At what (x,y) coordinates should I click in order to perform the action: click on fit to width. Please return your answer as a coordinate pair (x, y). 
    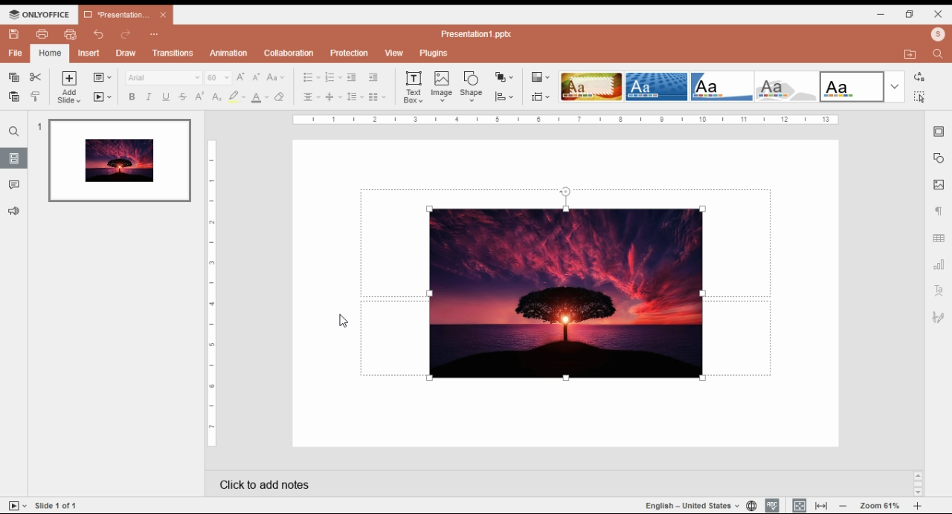
    Looking at the image, I should click on (822, 505).